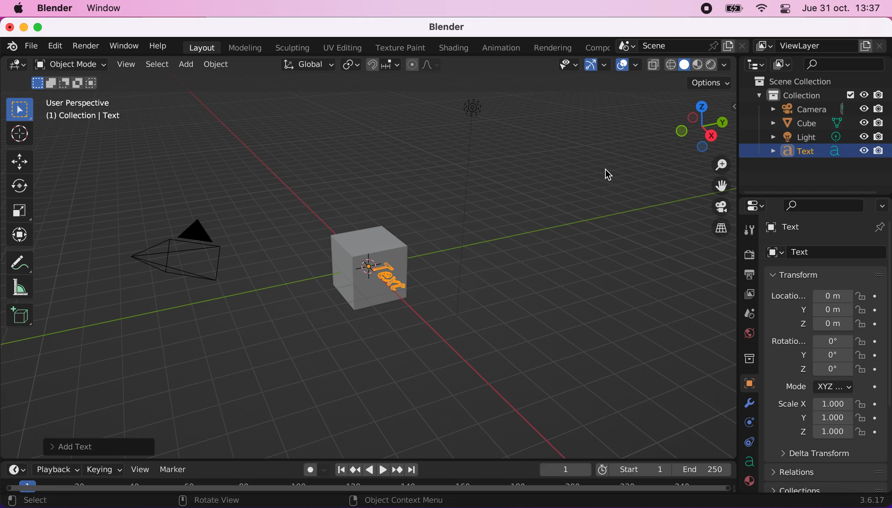 The width and height of the screenshot is (892, 508). Describe the element at coordinates (868, 296) in the screenshot. I see `lock button` at that location.